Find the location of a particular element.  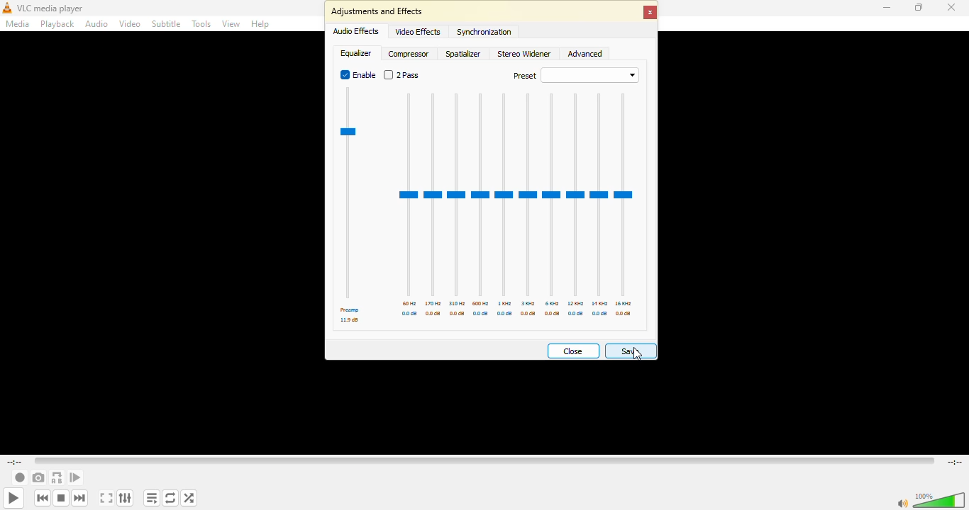

remaining time is located at coordinates (955, 463).